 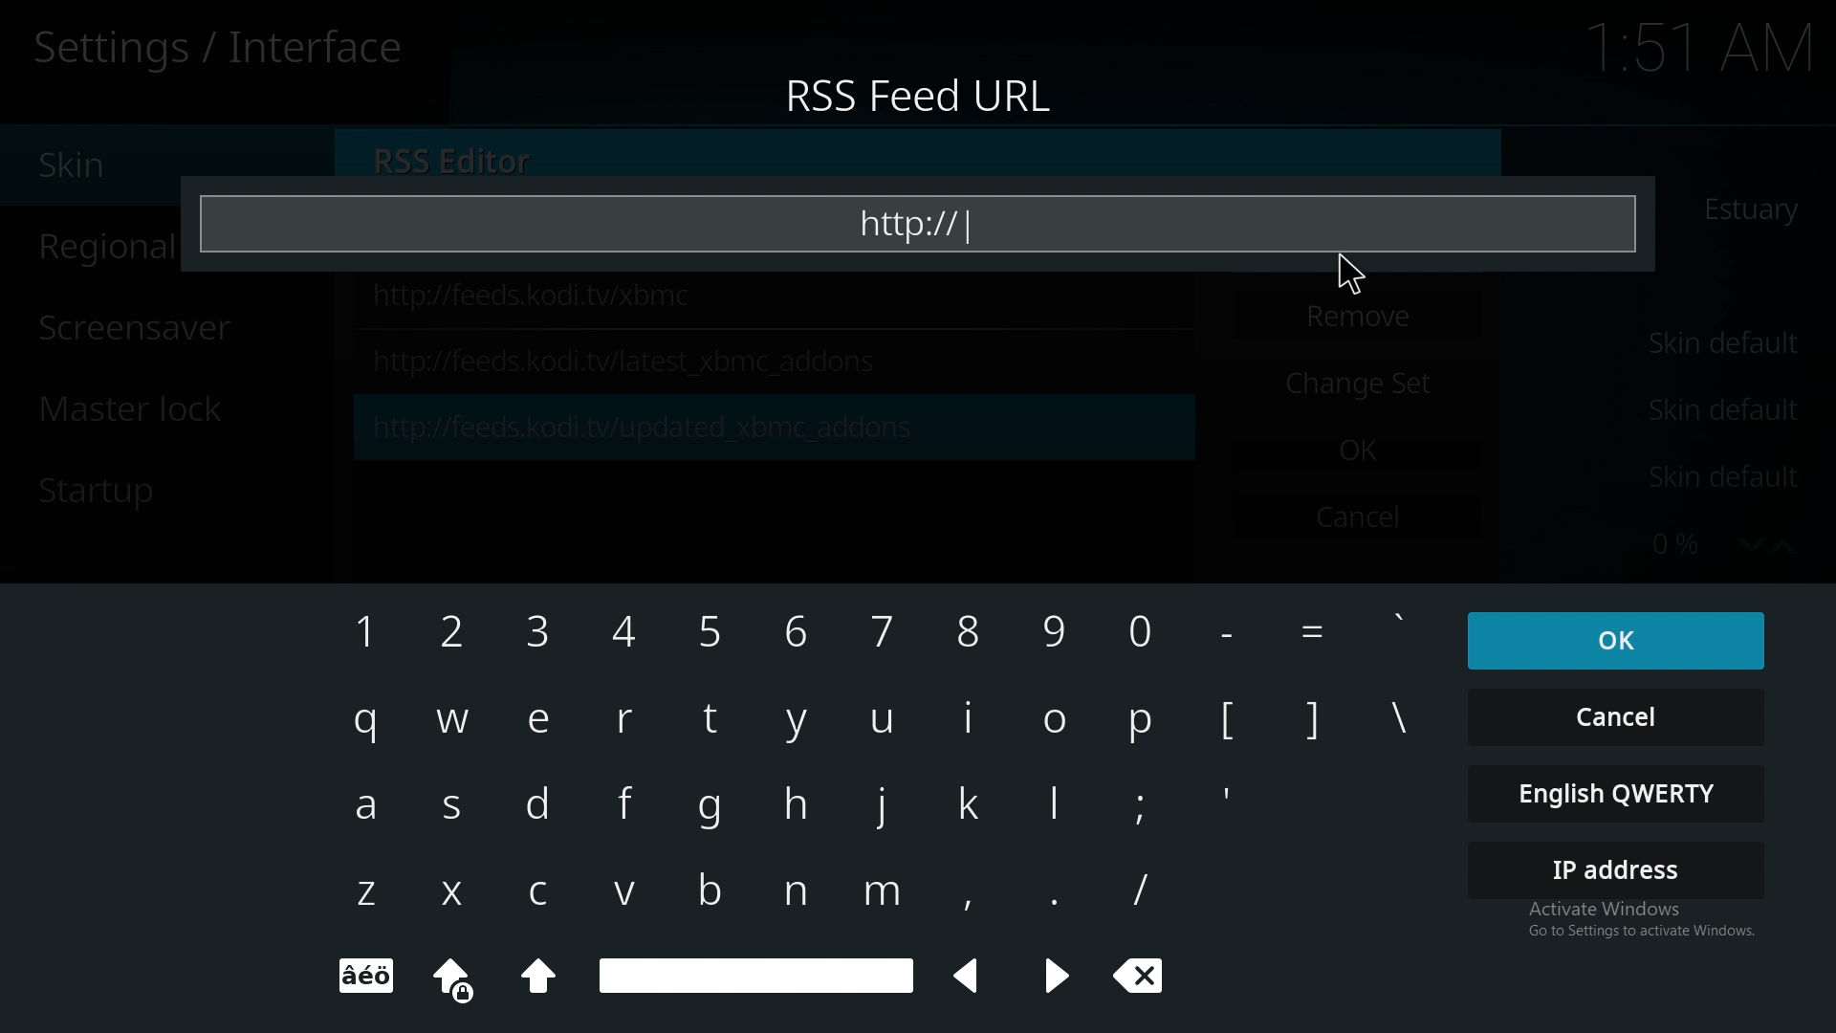 I want to click on keyboard Input, so click(x=710, y=715).